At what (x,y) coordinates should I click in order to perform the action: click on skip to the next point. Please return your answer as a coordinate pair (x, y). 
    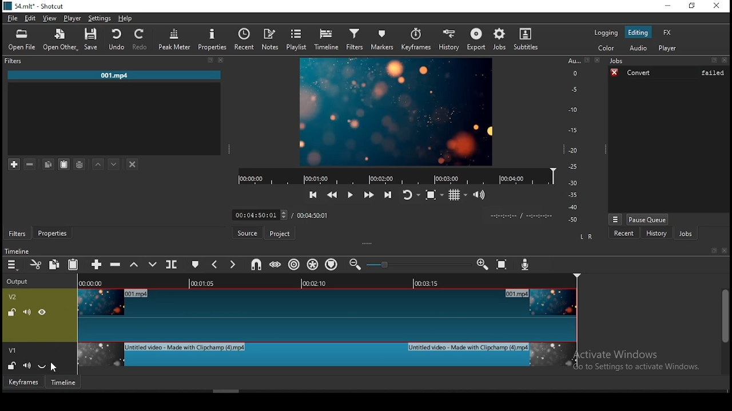
    Looking at the image, I should click on (388, 195).